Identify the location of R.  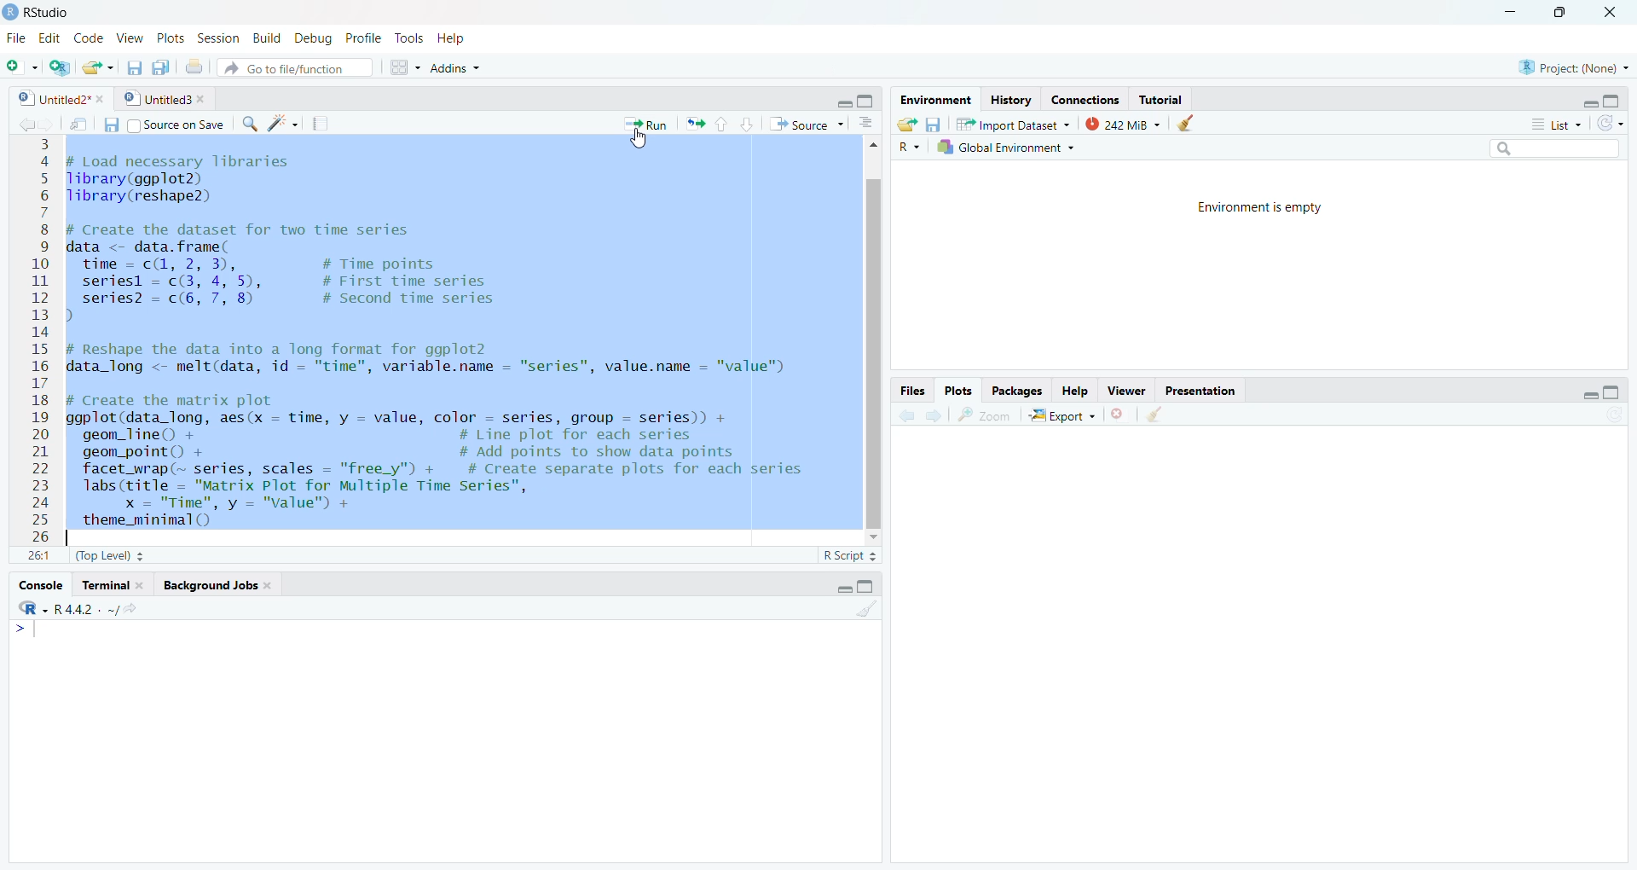
(907, 147).